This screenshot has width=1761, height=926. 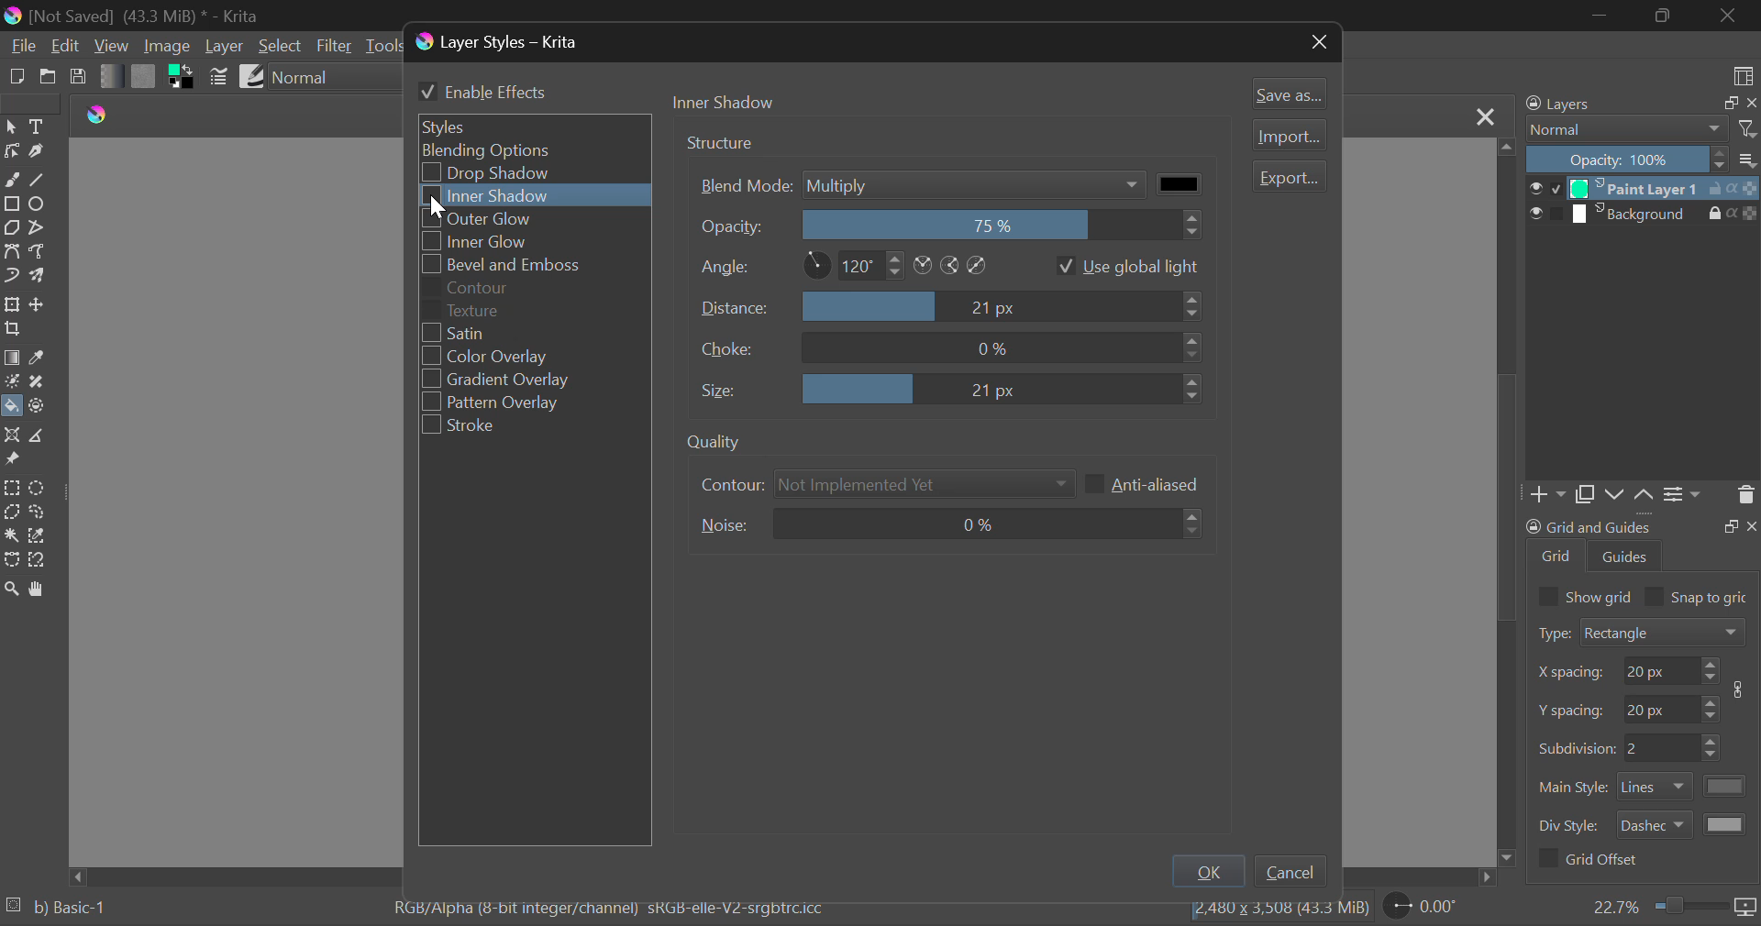 I want to click on Eyedropper, so click(x=40, y=357).